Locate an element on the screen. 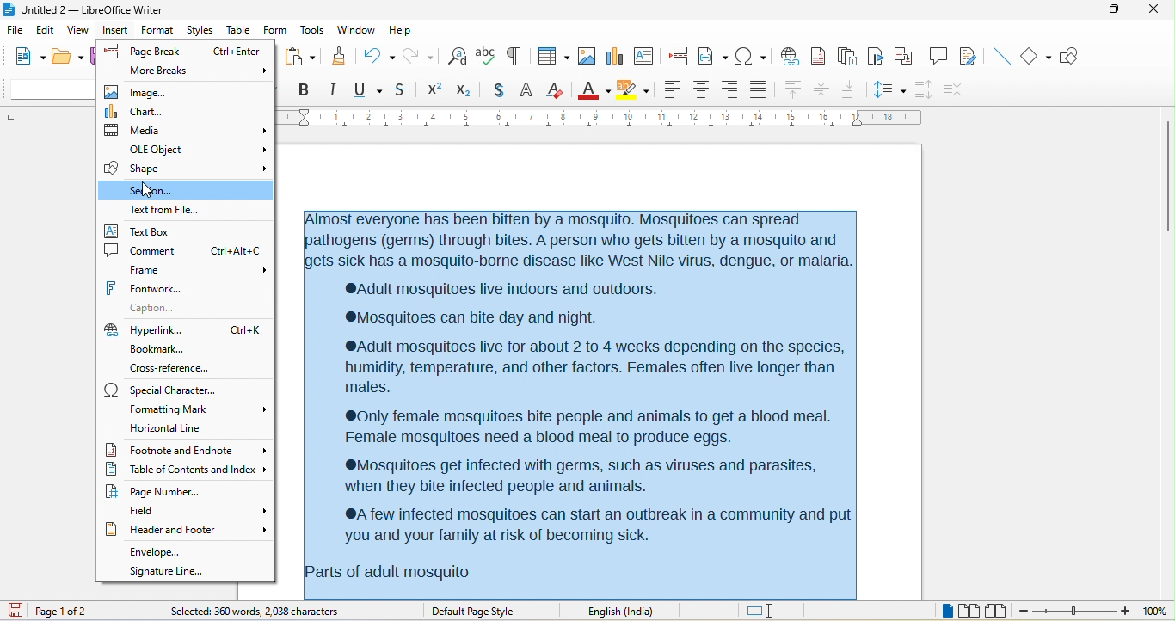  hyperlink is located at coordinates (187, 329).